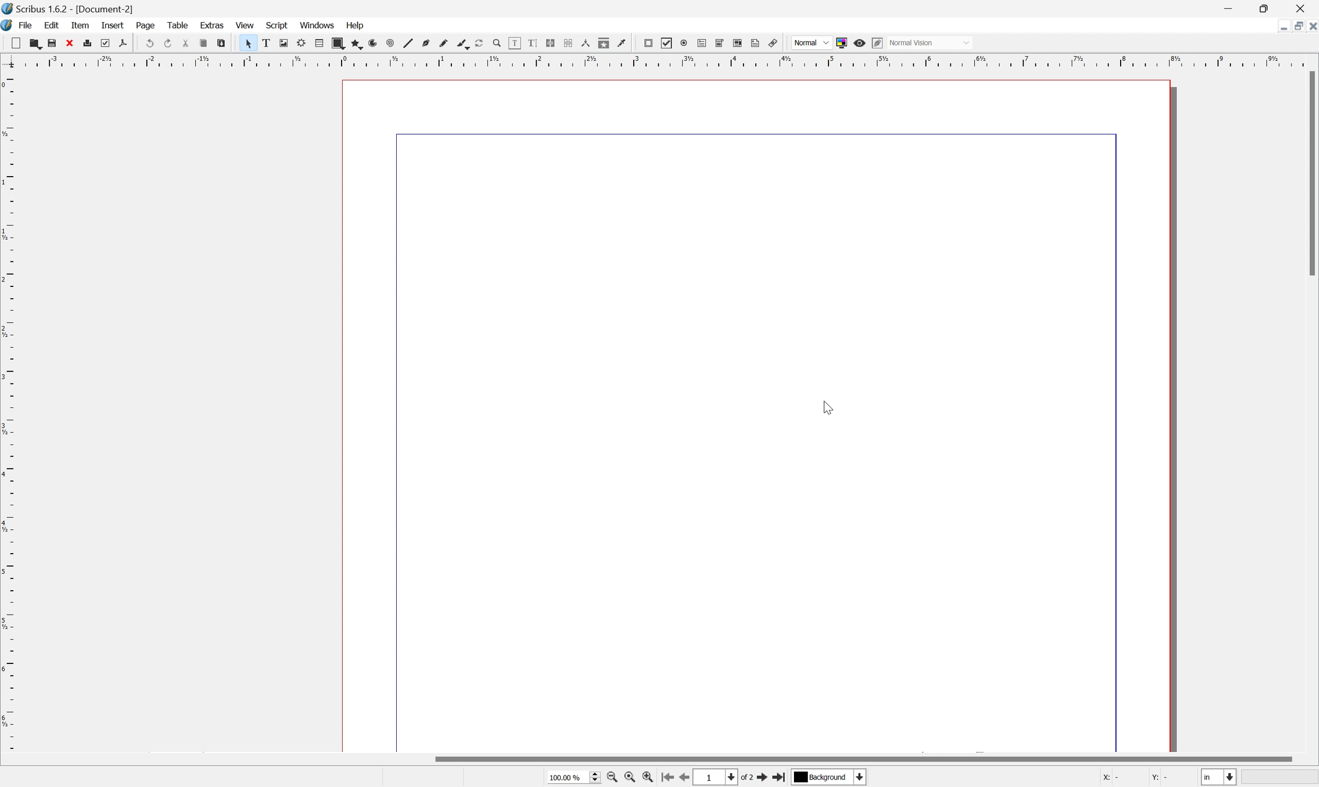  I want to click on Shape, so click(335, 42).